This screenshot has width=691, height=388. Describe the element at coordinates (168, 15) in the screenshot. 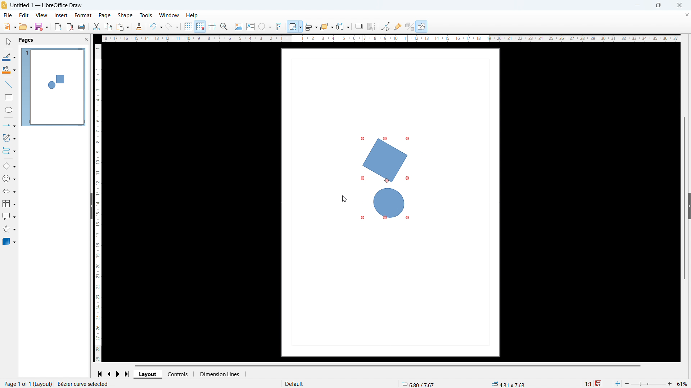

I see `Window ` at that location.